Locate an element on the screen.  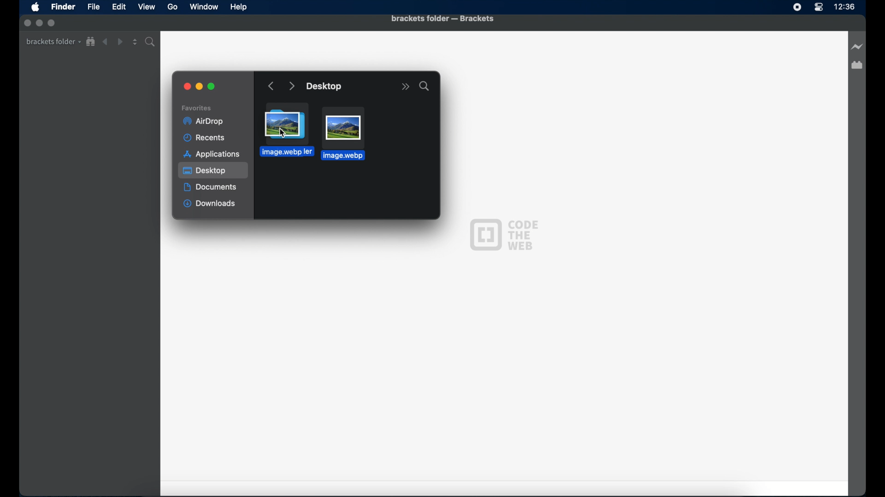
recents is located at coordinates (206, 138).